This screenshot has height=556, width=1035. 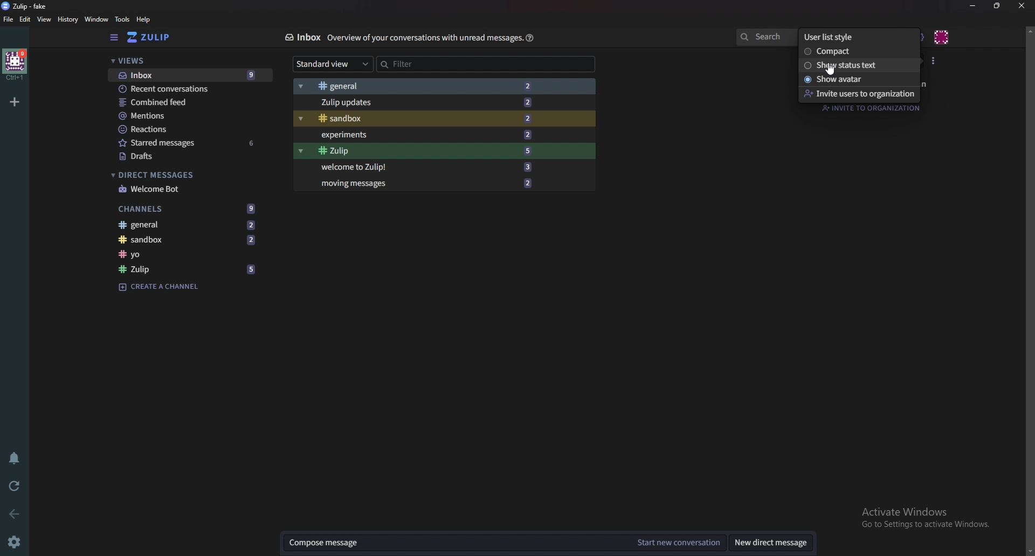 I want to click on Search, so click(x=765, y=37).